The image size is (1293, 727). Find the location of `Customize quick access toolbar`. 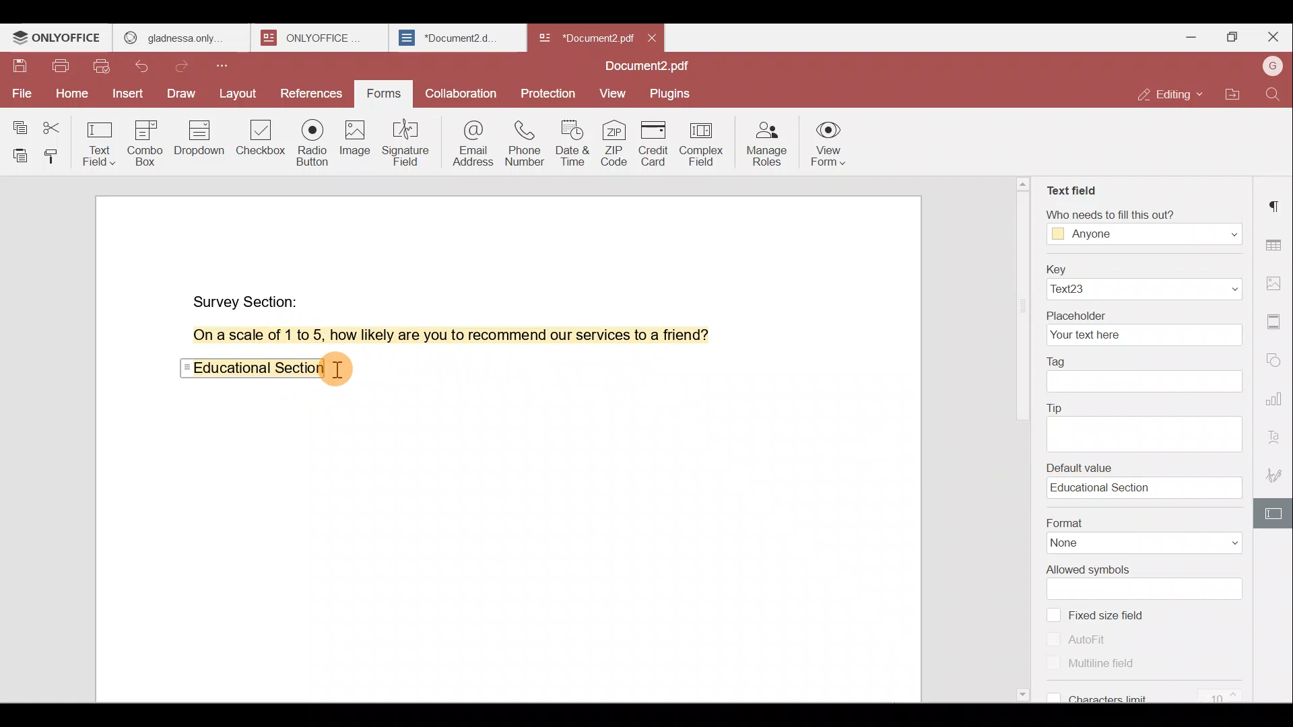

Customize quick access toolbar is located at coordinates (227, 65).